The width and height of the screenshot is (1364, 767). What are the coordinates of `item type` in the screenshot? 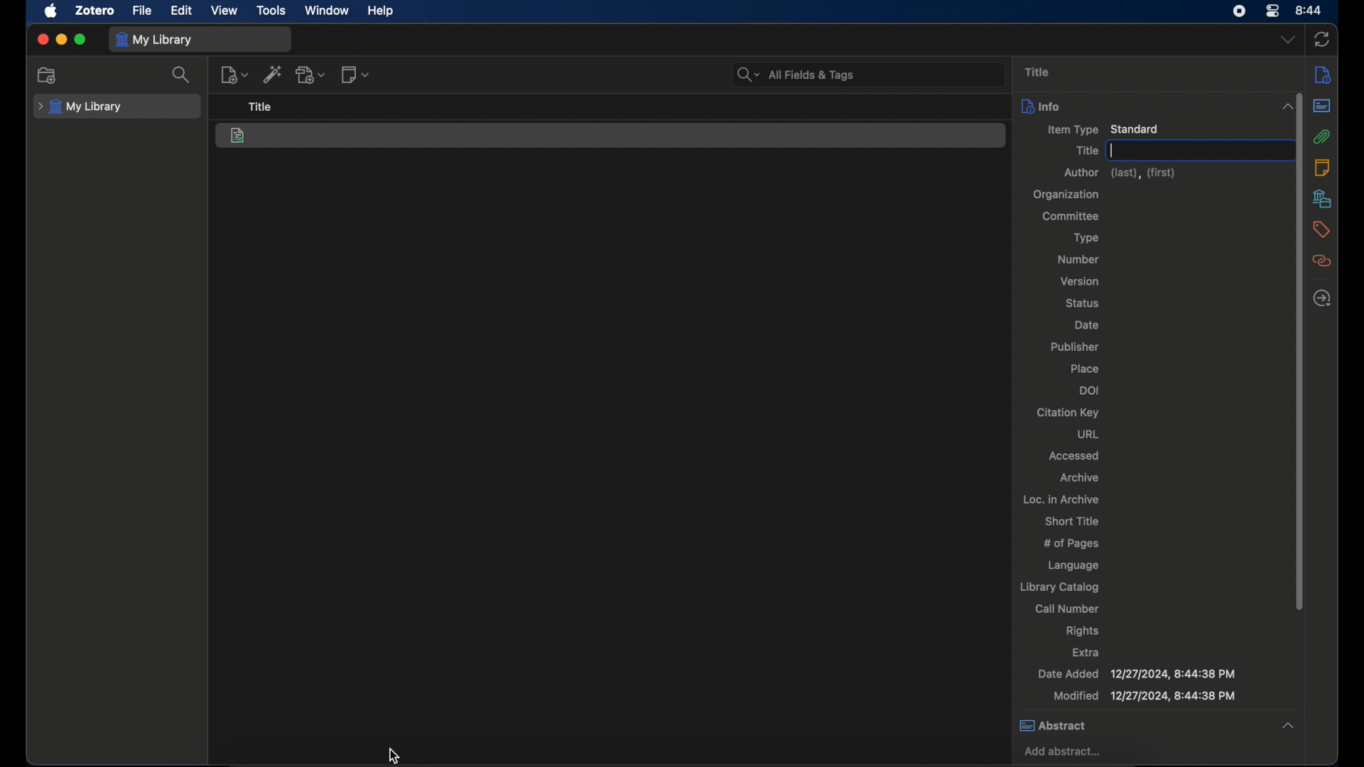 It's located at (1103, 129).